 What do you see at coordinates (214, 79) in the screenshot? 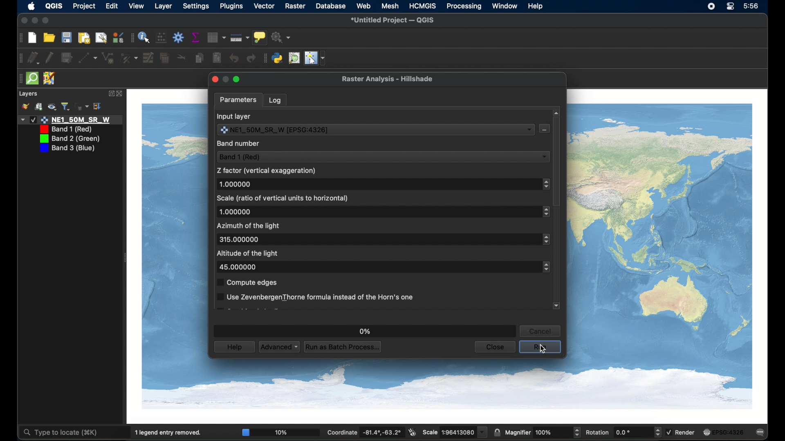
I see `close` at bounding box center [214, 79].